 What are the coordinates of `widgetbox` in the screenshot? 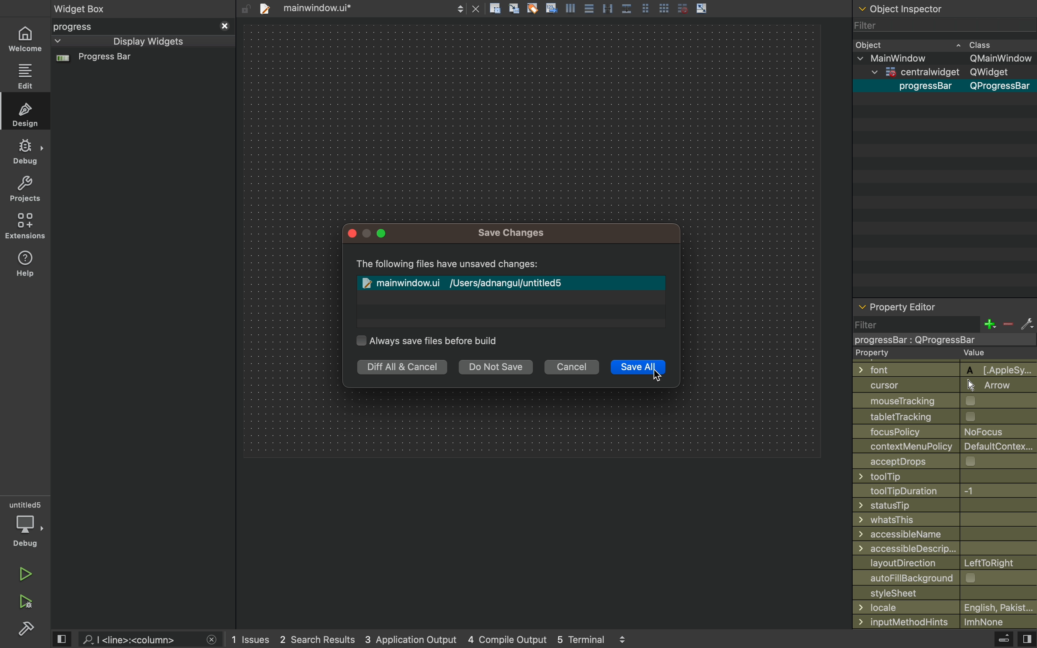 It's located at (115, 8).